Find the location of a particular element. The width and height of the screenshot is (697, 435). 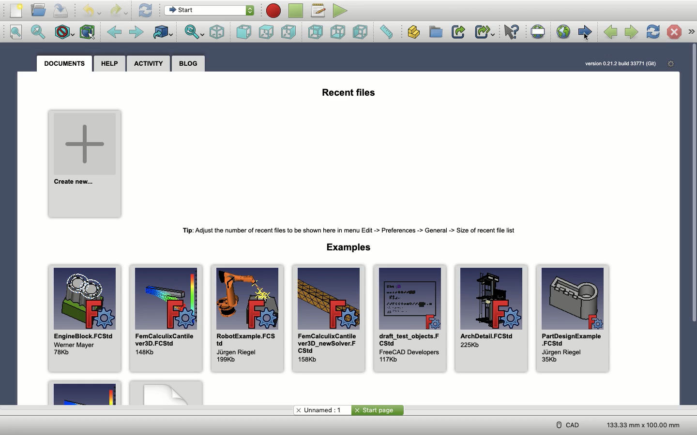

Fit all is located at coordinates (18, 33).